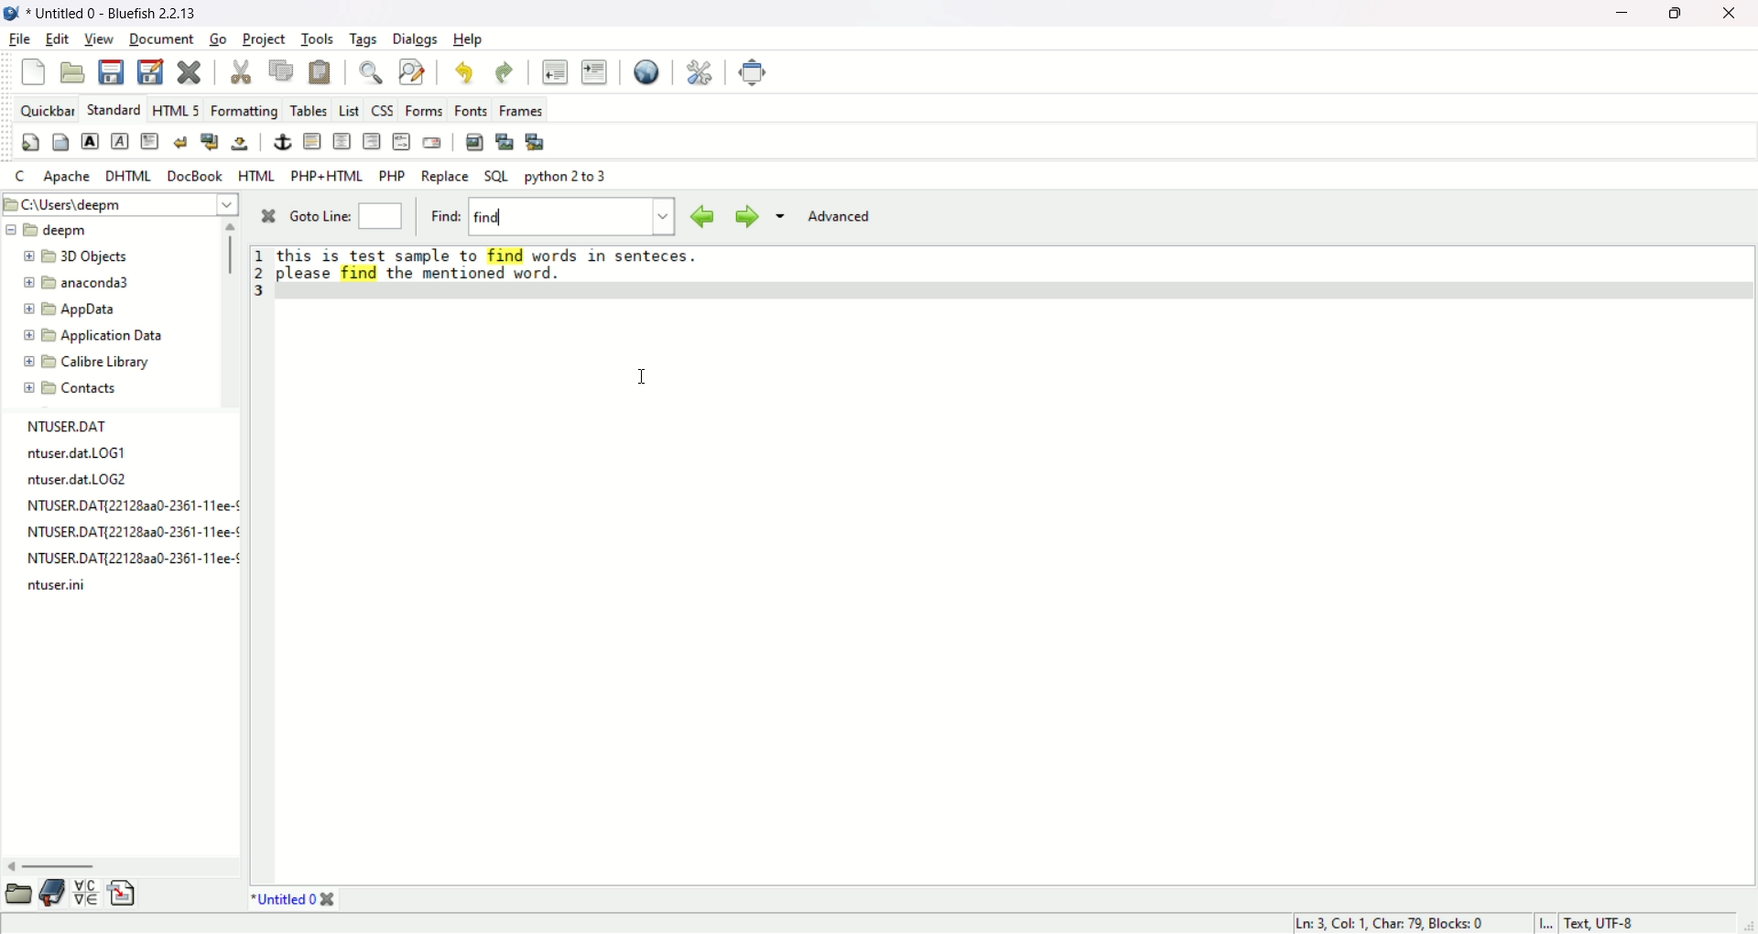 Image resolution: width=1758 pixels, height=934 pixels. I want to click on break, so click(179, 141).